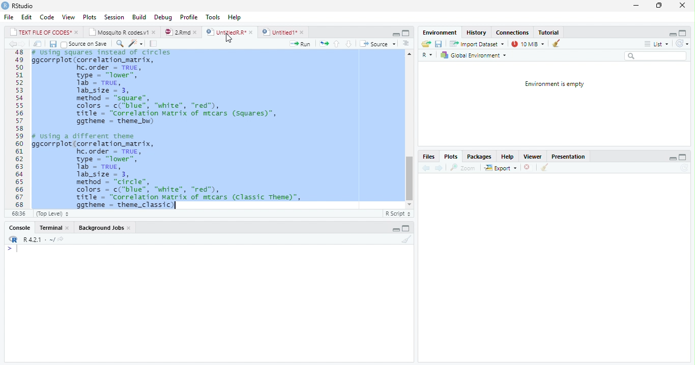  Describe the element at coordinates (8, 18) in the screenshot. I see `File` at that location.